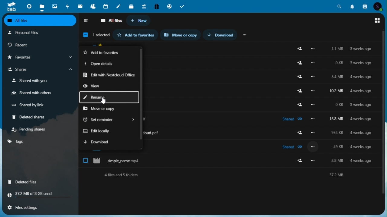 The image size is (387, 217). Describe the element at coordinates (169, 6) in the screenshot. I see `email hosting` at that location.